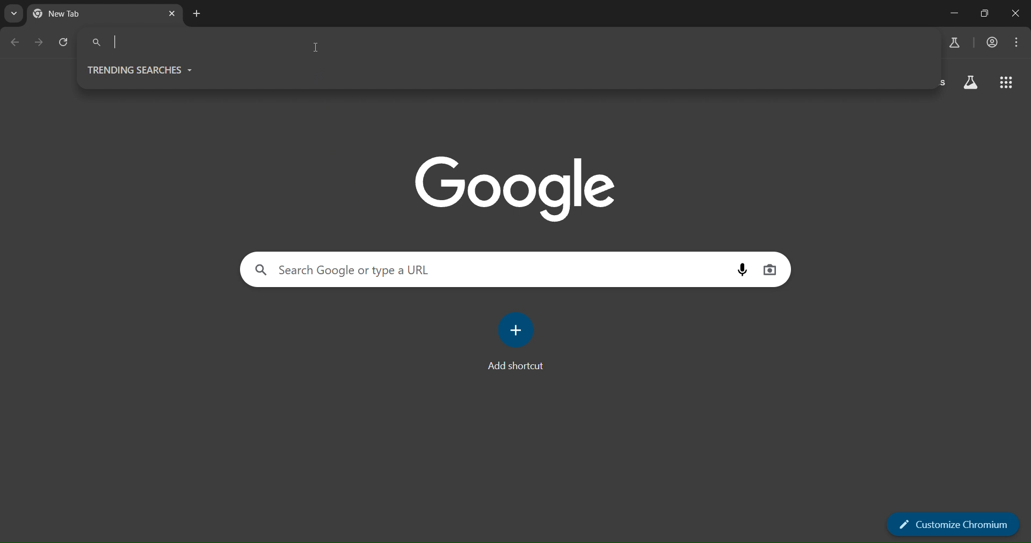  I want to click on TRENDING SEARCHES, so click(146, 70).